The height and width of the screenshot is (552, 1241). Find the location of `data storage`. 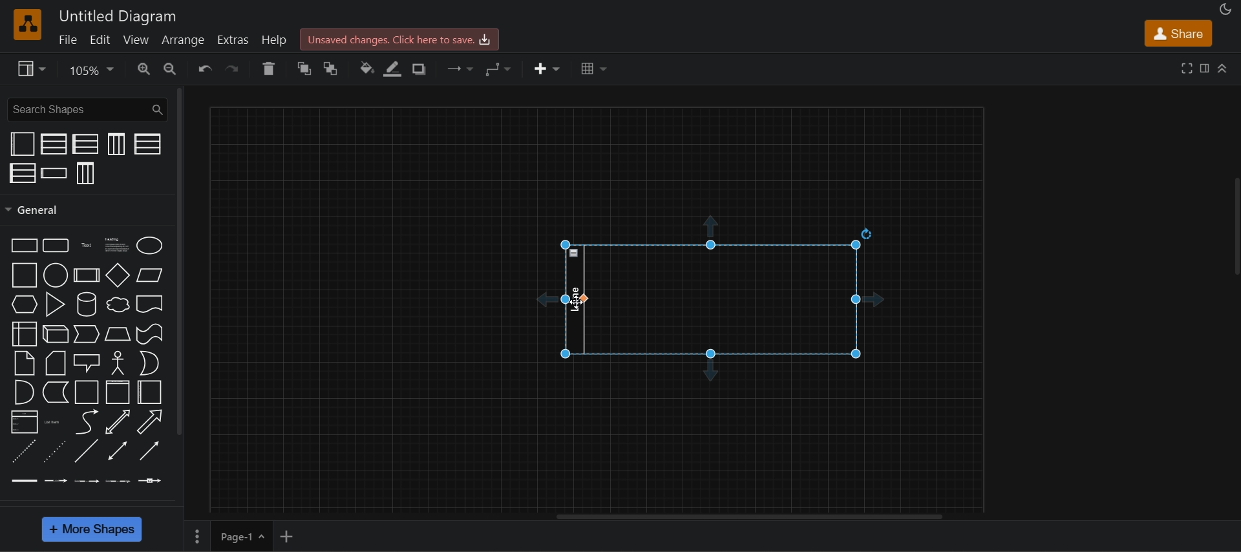

data storage is located at coordinates (55, 393).